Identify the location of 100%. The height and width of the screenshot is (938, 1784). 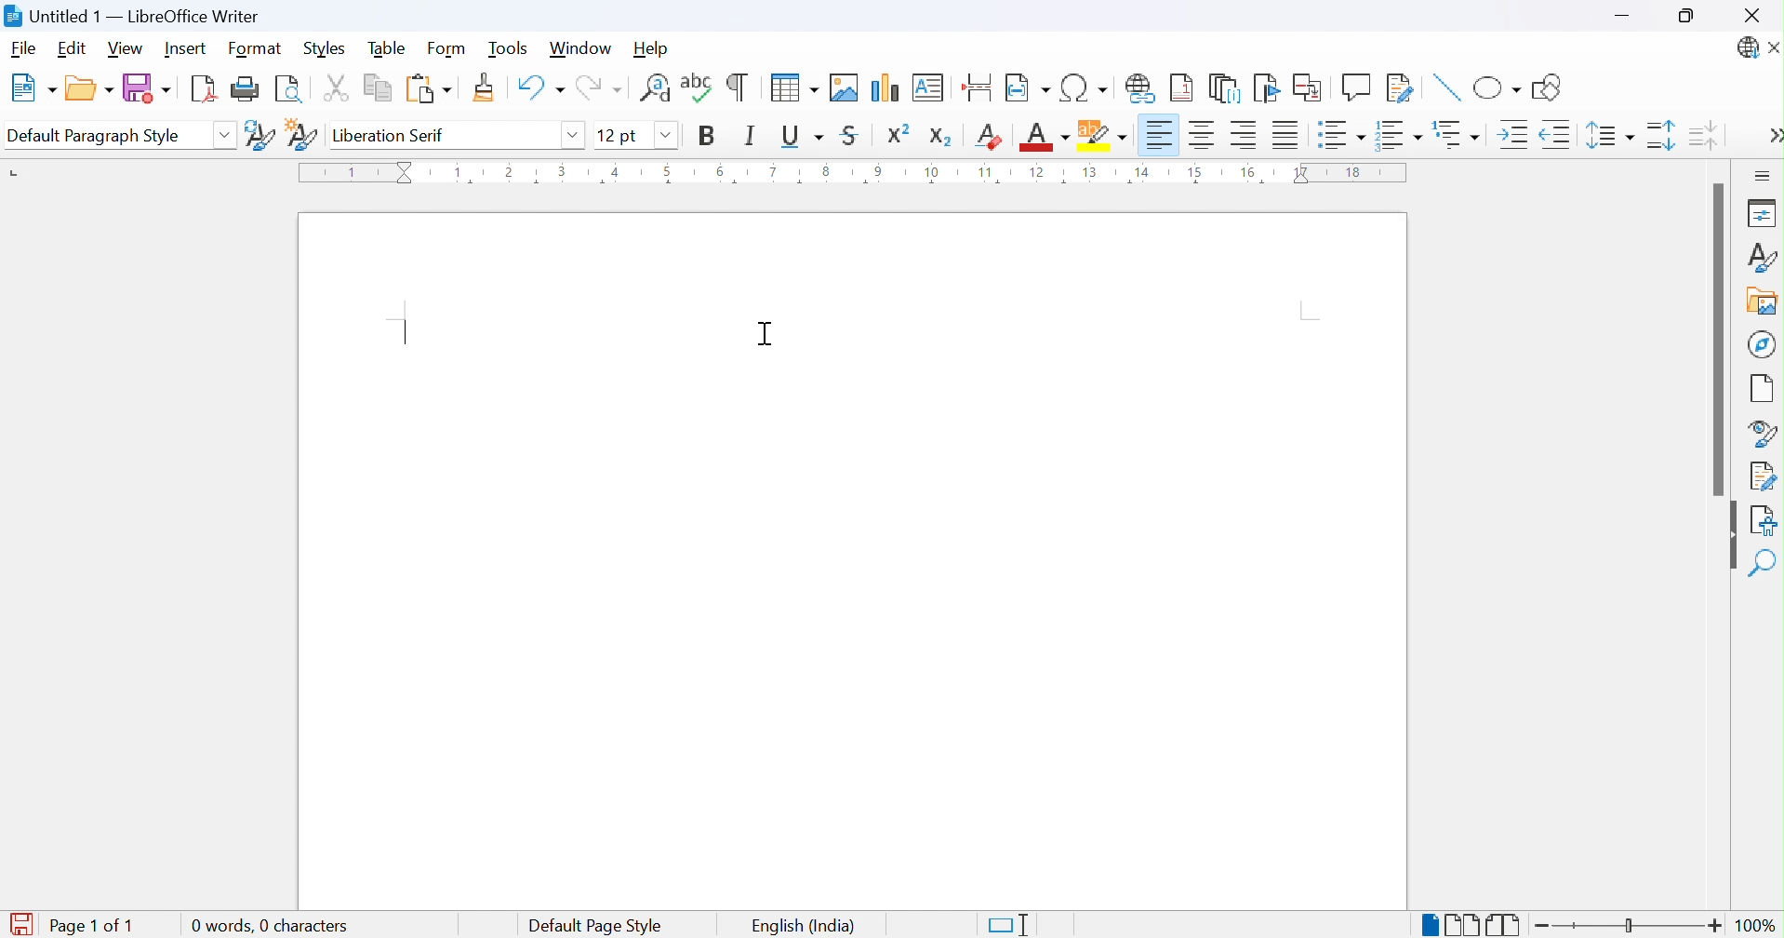
(1755, 926).